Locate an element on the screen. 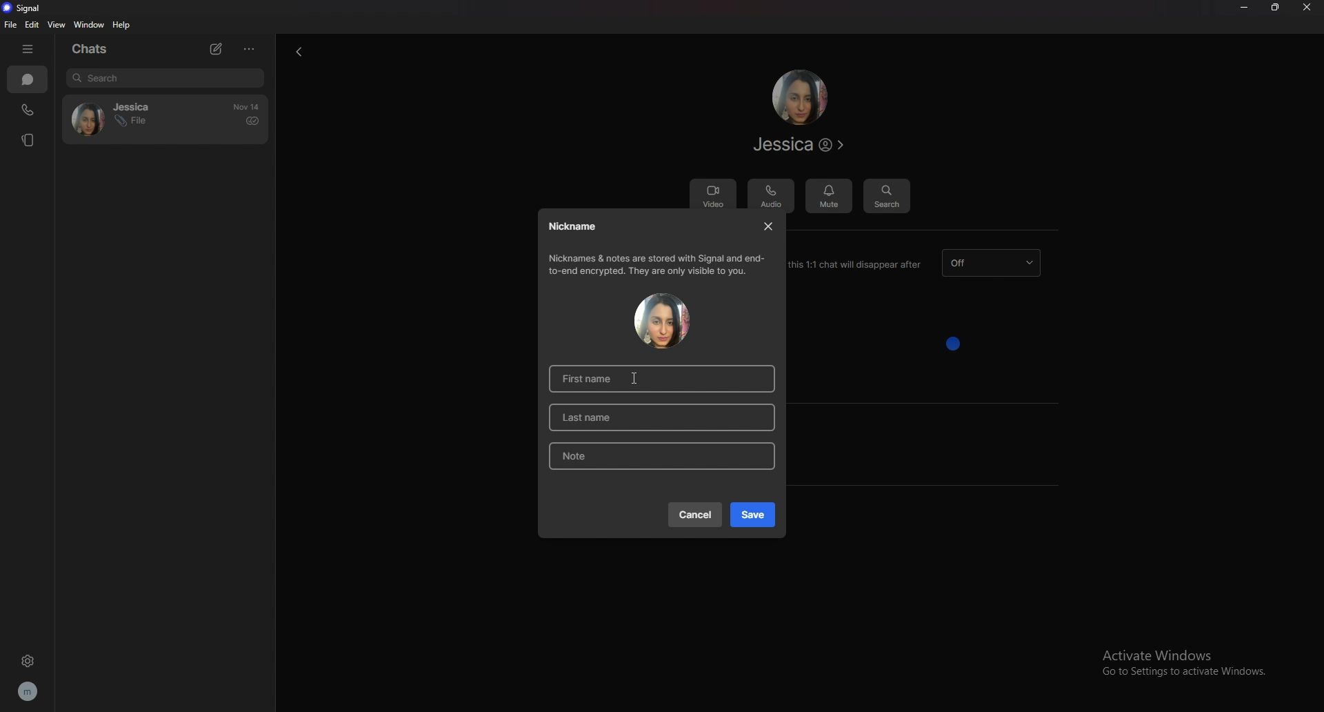 The image size is (1324, 712). save is located at coordinates (753, 515).